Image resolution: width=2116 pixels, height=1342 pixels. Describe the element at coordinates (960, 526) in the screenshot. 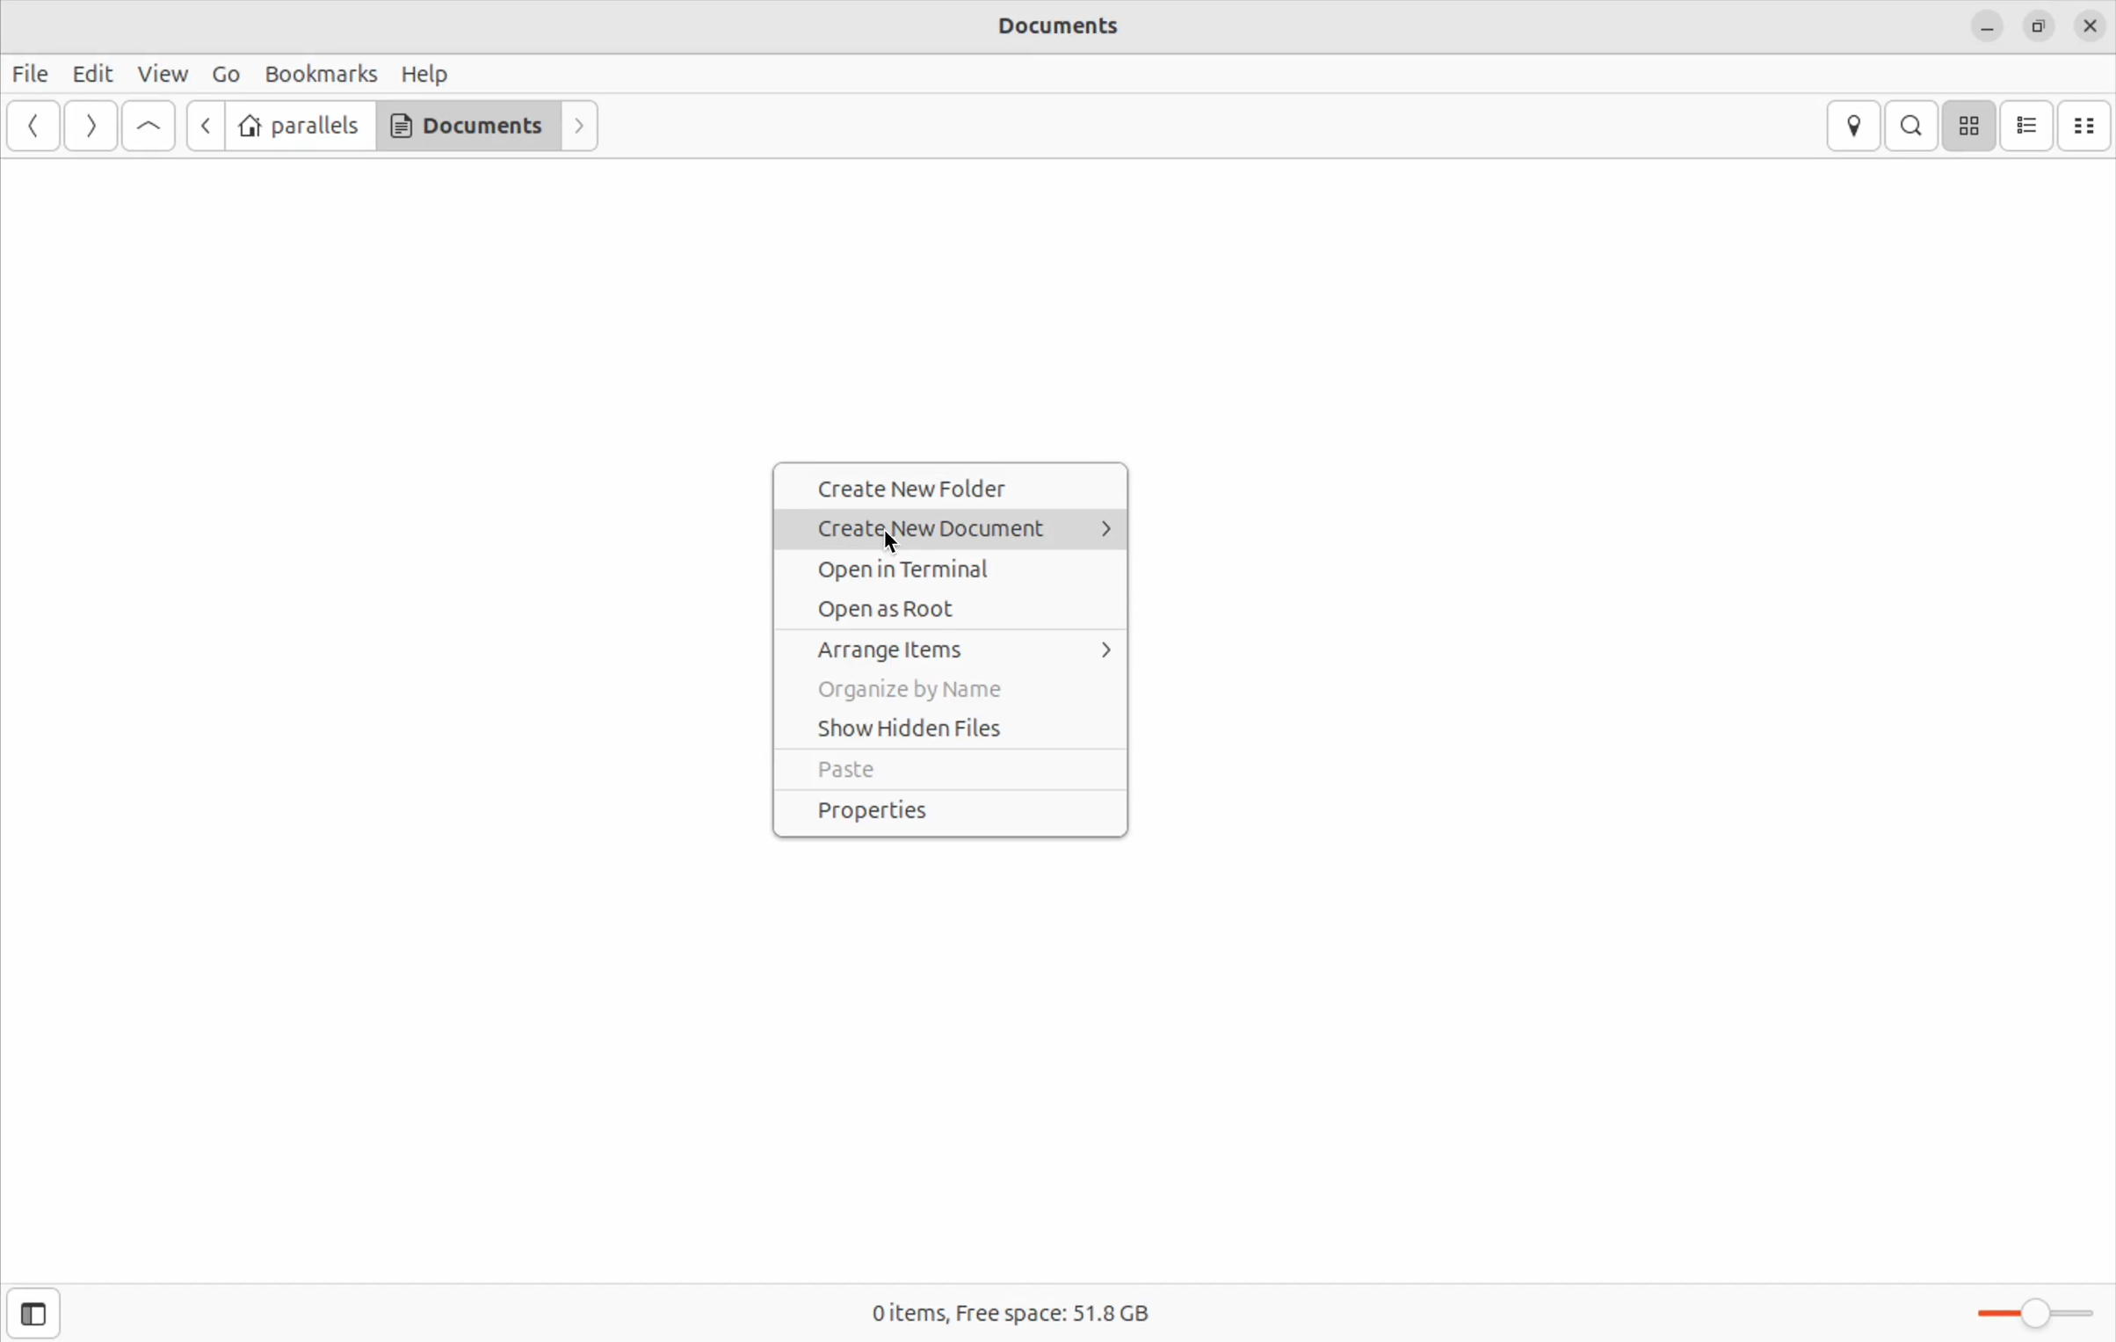

I see `Create New Document` at that location.